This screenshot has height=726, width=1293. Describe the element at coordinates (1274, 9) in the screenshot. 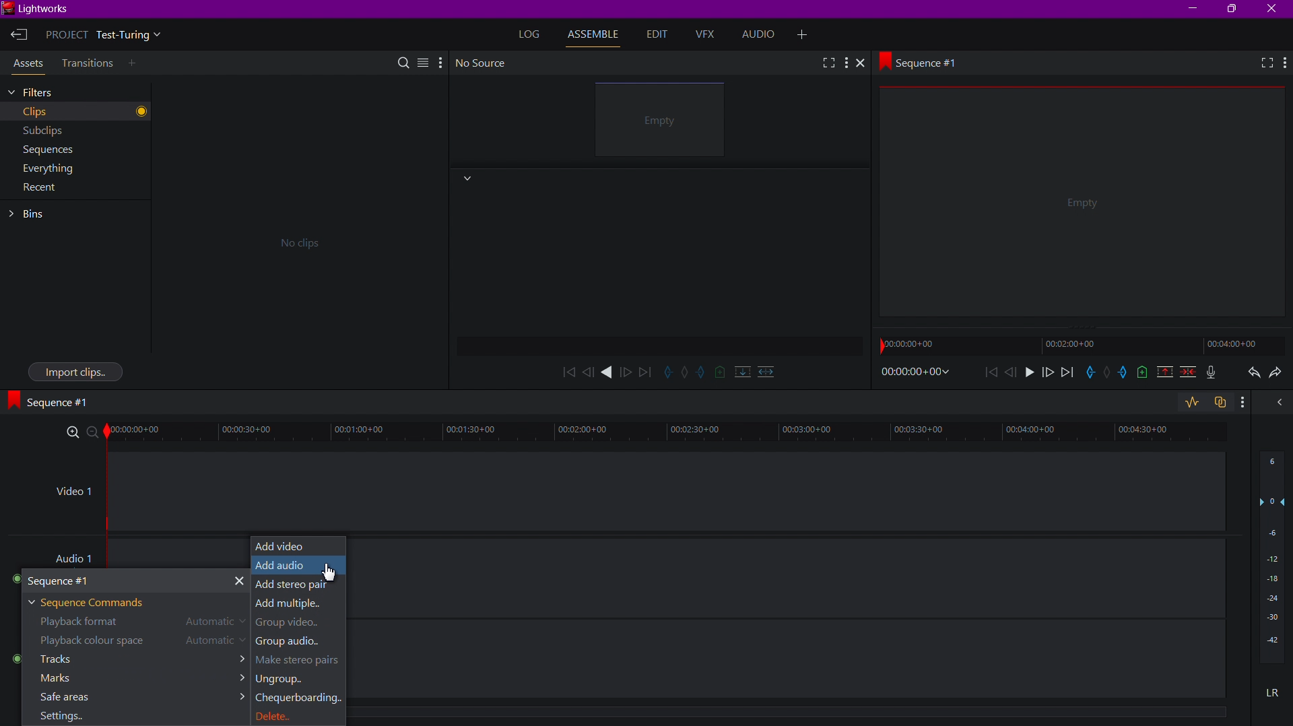

I see `Close` at that location.